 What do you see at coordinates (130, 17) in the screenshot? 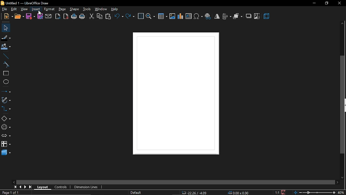
I see `redo` at bounding box center [130, 17].